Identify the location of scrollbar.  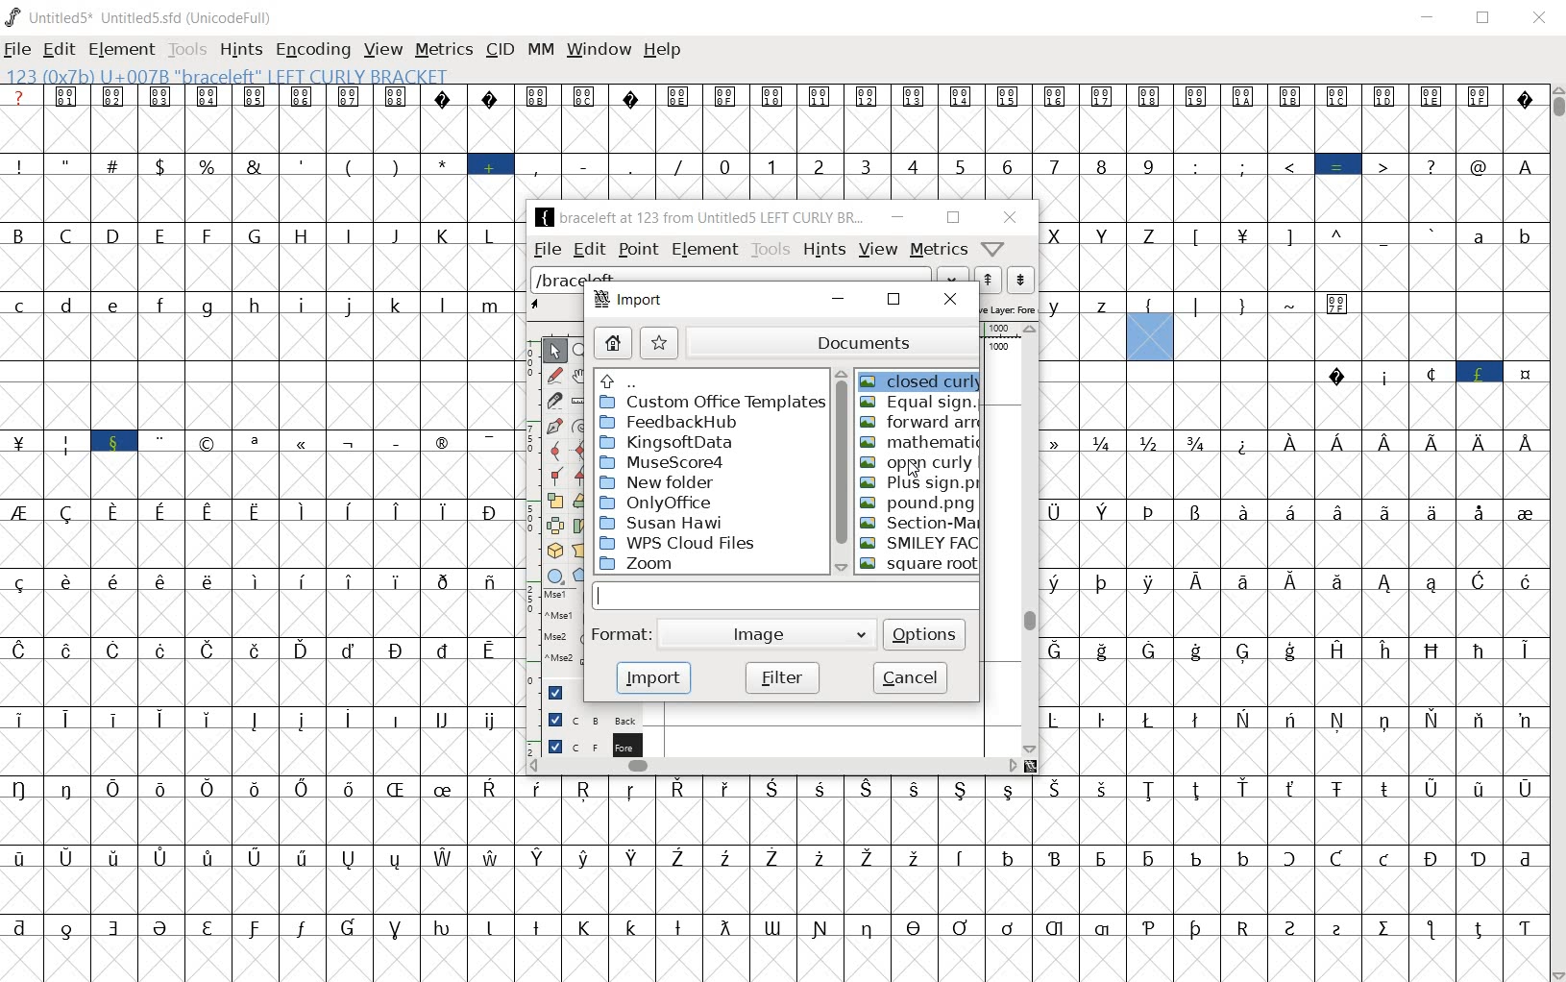
(1032, 539).